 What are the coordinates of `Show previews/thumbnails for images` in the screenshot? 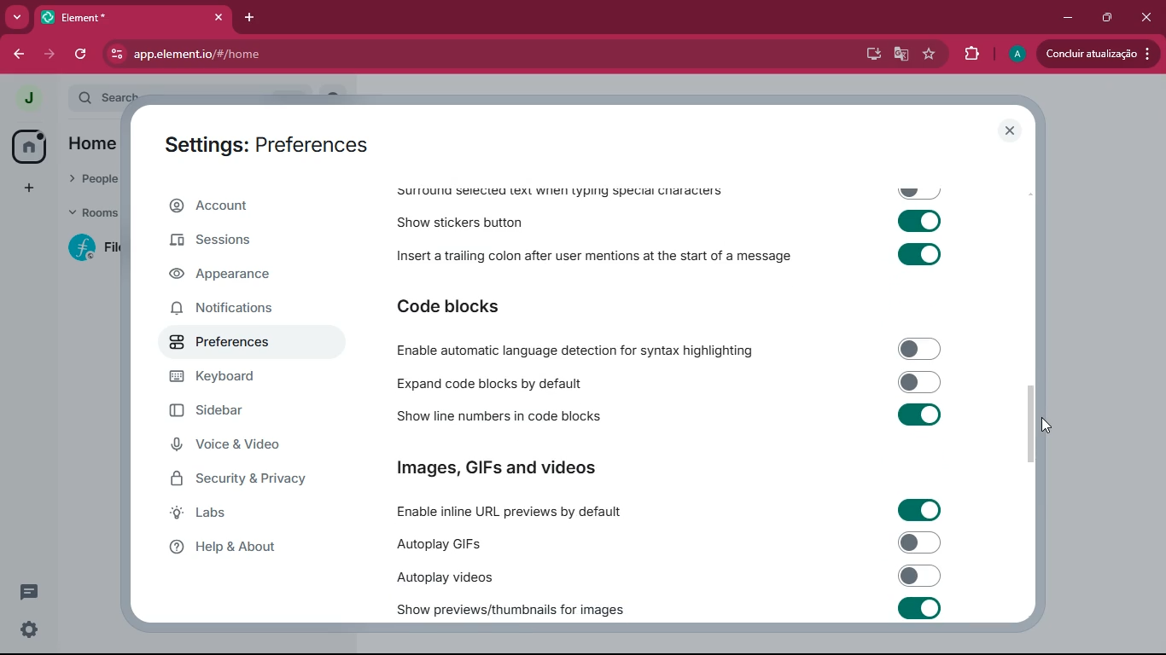 It's located at (671, 608).